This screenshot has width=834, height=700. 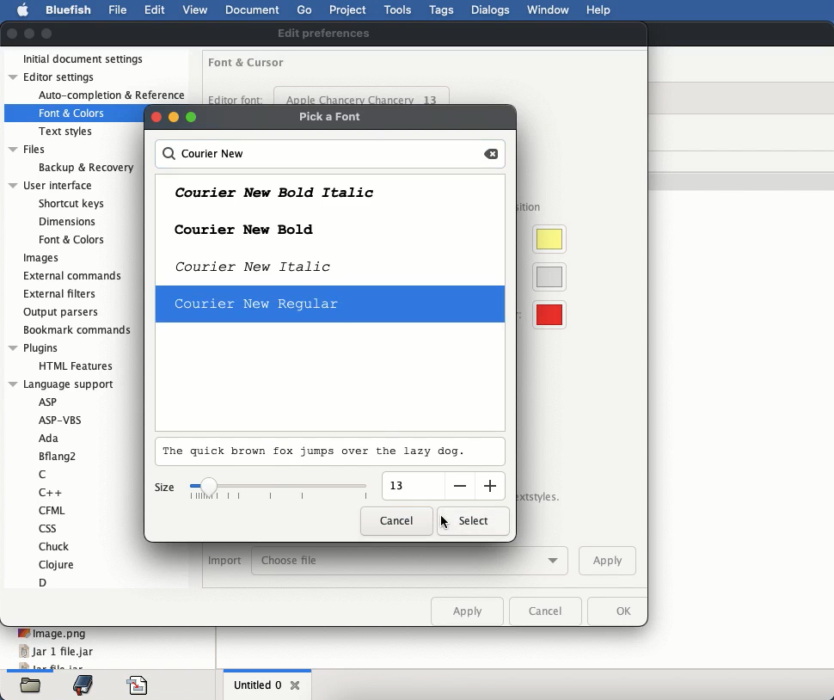 What do you see at coordinates (472, 519) in the screenshot?
I see `select` at bounding box center [472, 519].